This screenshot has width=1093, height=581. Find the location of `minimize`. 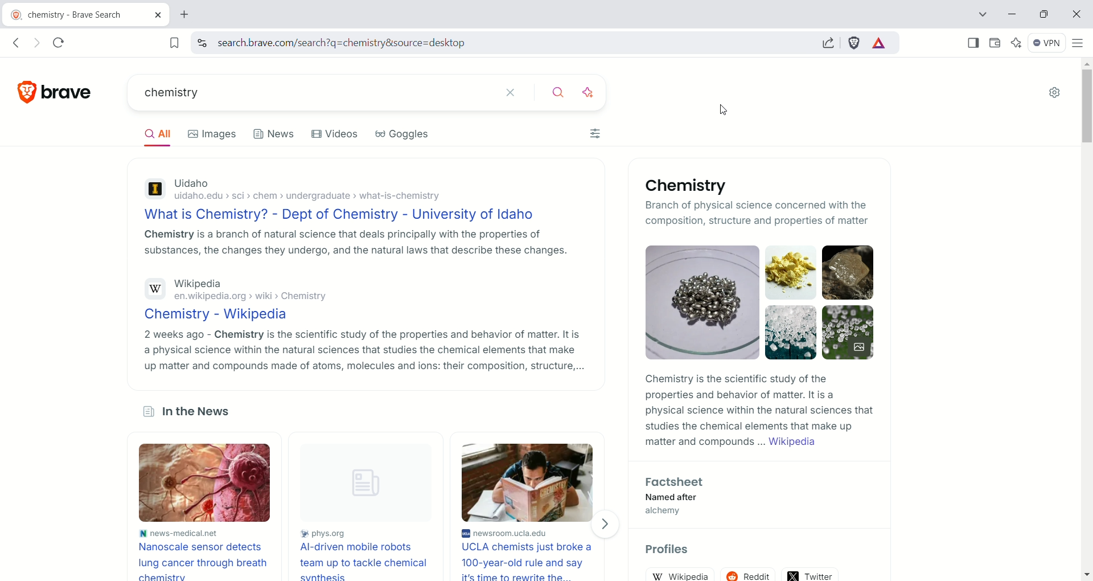

minimize is located at coordinates (1012, 13).